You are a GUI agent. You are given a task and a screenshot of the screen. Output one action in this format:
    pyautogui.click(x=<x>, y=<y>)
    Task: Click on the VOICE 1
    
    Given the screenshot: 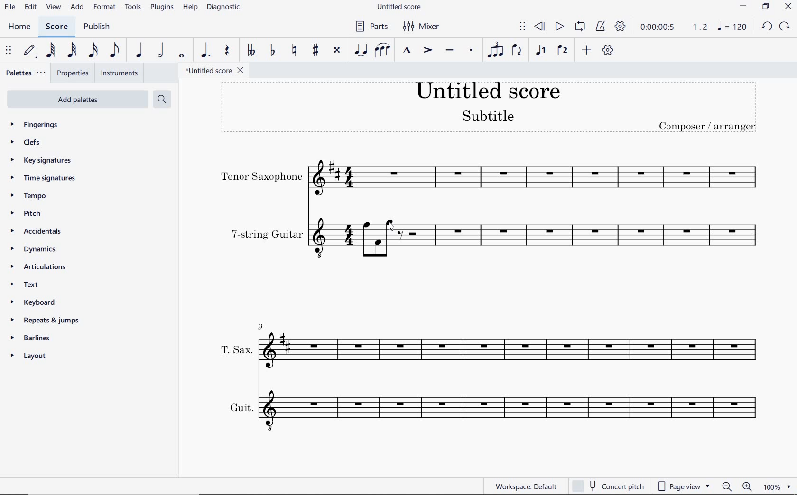 What is the action you would take?
    pyautogui.click(x=539, y=51)
    